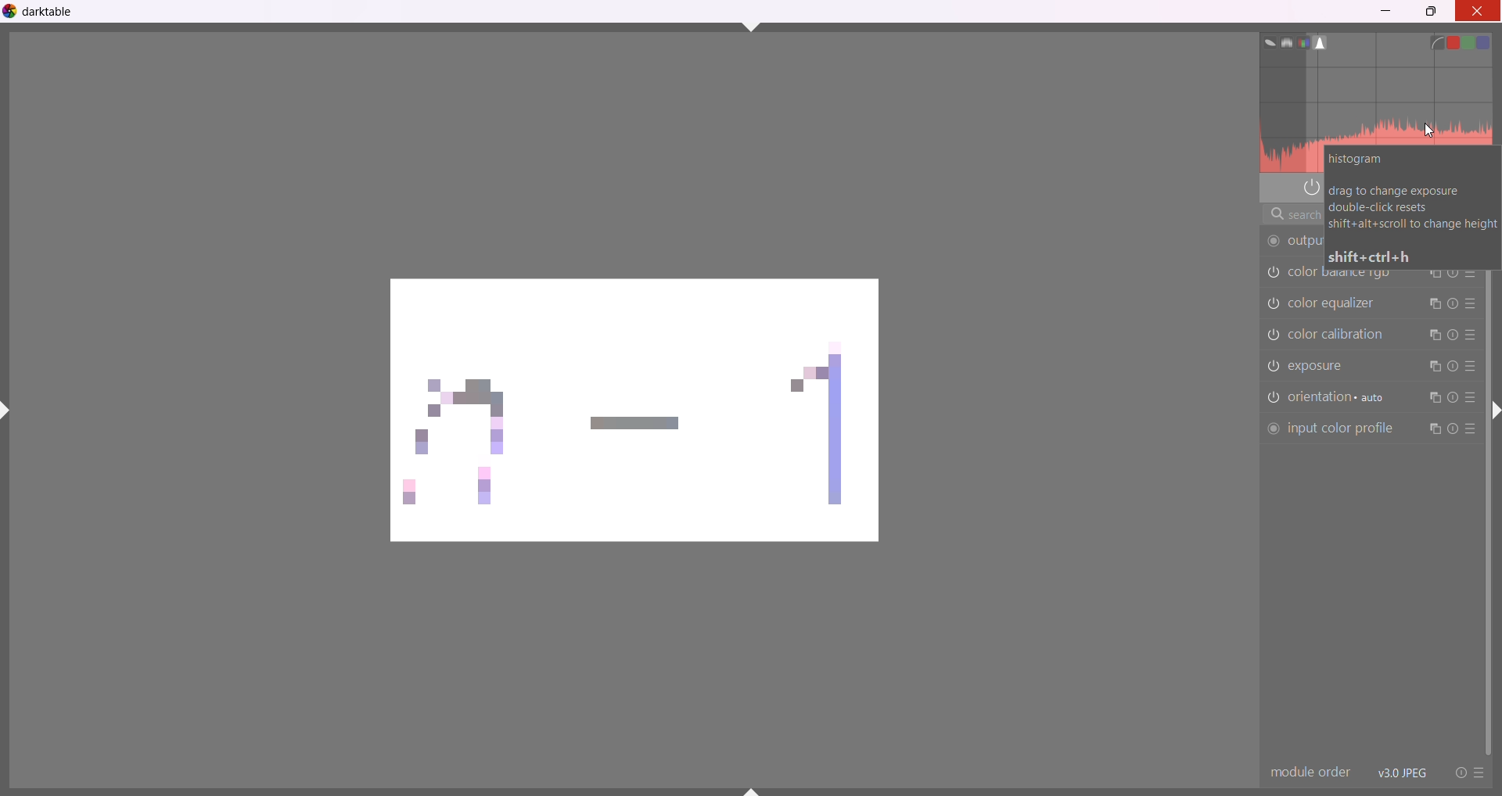 The image size is (1502, 796). What do you see at coordinates (1344, 334) in the screenshot?
I see `color calibration` at bounding box center [1344, 334].